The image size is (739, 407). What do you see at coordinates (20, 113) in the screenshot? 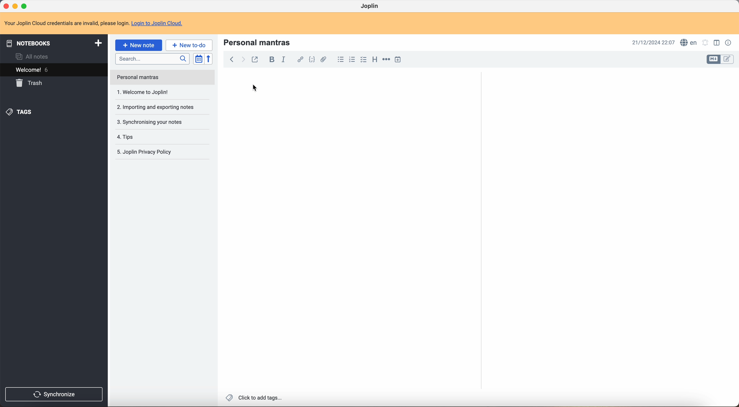
I see `tags` at bounding box center [20, 113].